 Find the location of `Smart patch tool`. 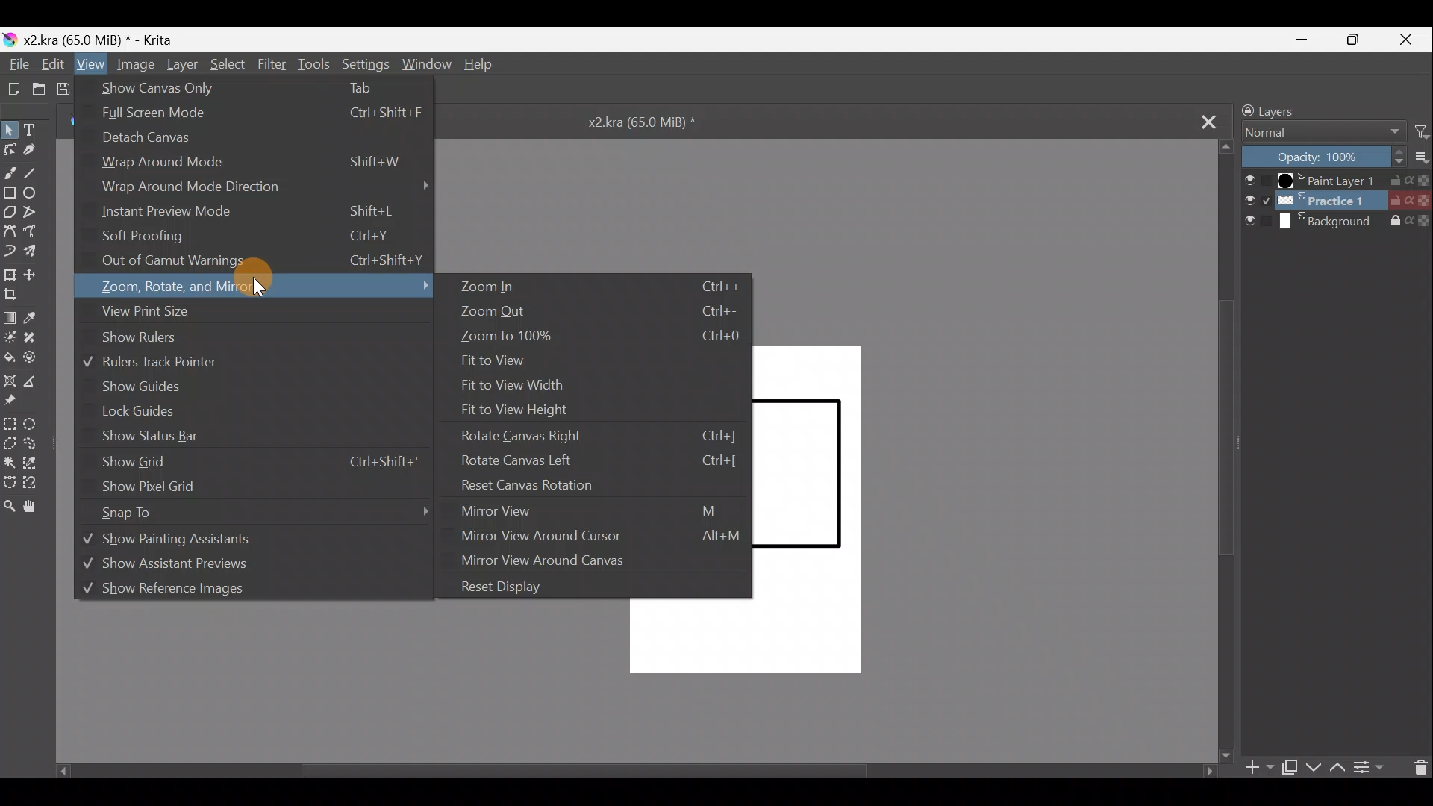

Smart patch tool is located at coordinates (38, 342).